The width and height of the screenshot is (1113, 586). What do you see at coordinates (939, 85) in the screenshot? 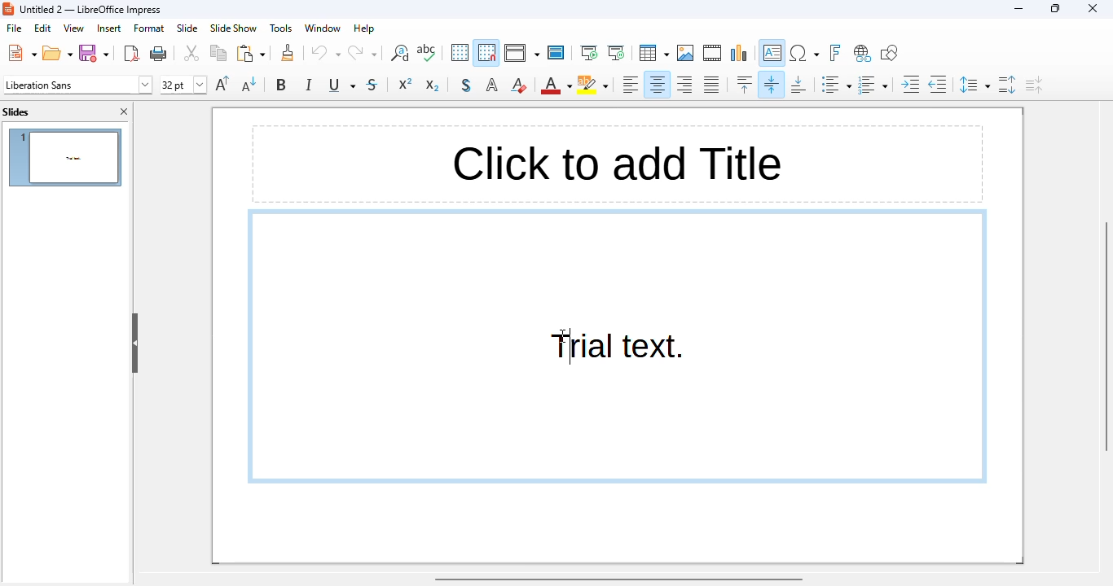
I see `decrease indent` at bounding box center [939, 85].